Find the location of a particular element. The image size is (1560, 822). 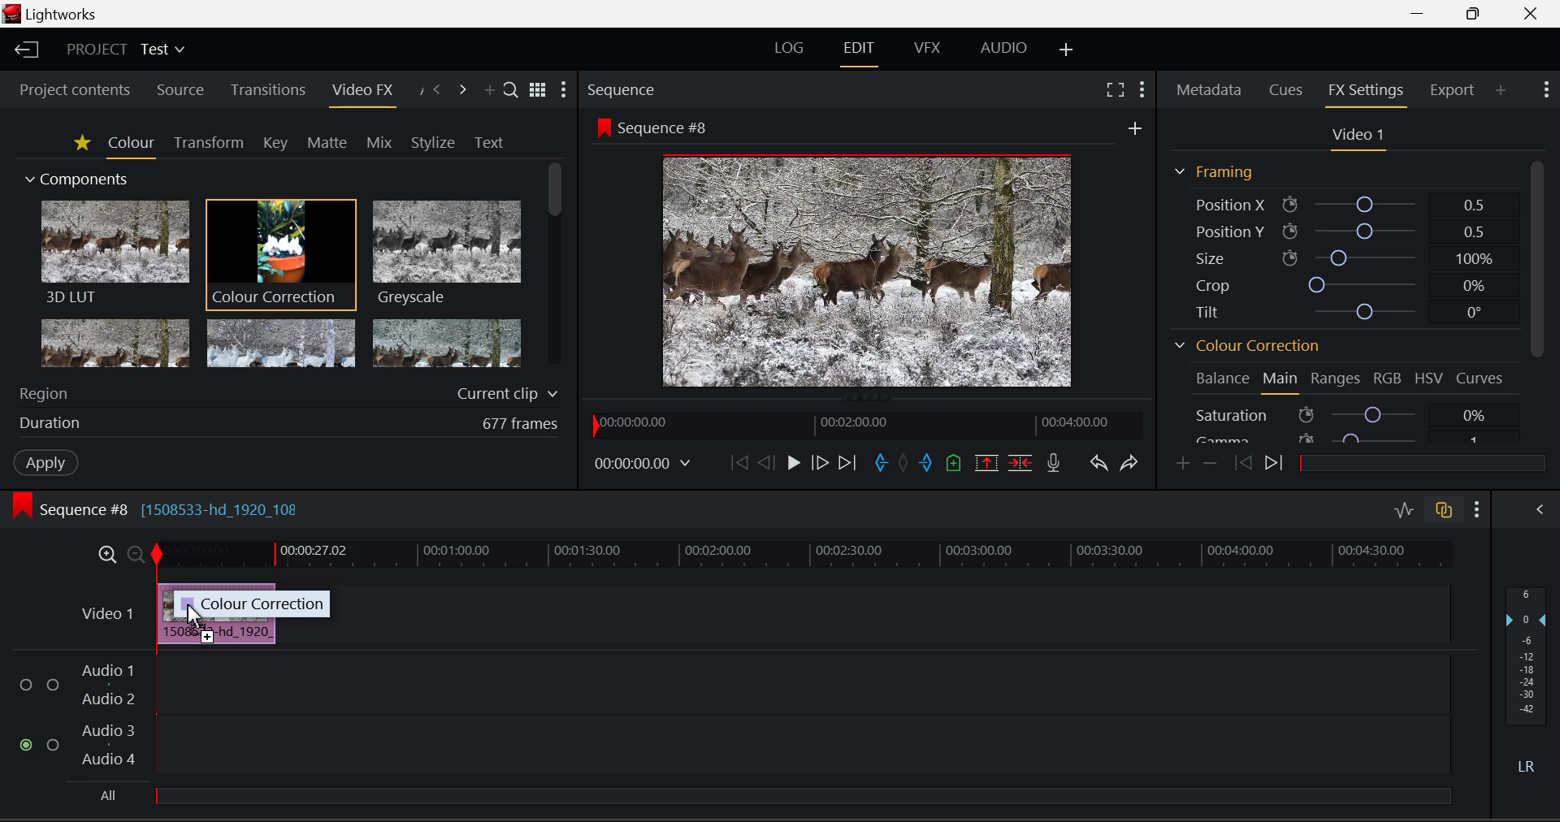

Cursor MOUSE_DOWN on Colour Correction is located at coordinates (281, 253).